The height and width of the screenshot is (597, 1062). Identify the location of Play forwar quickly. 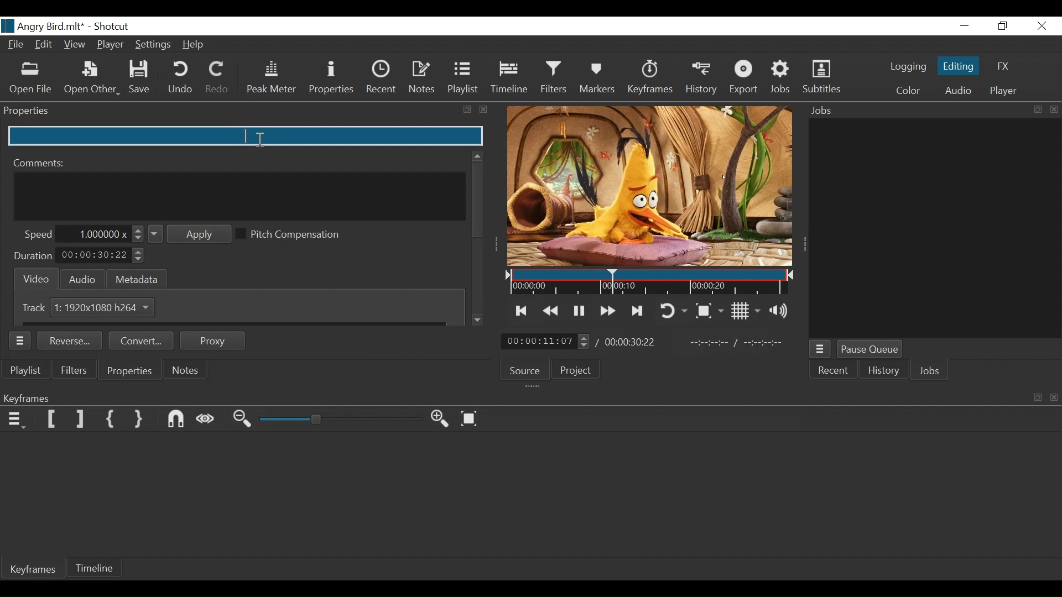
(608, 311).